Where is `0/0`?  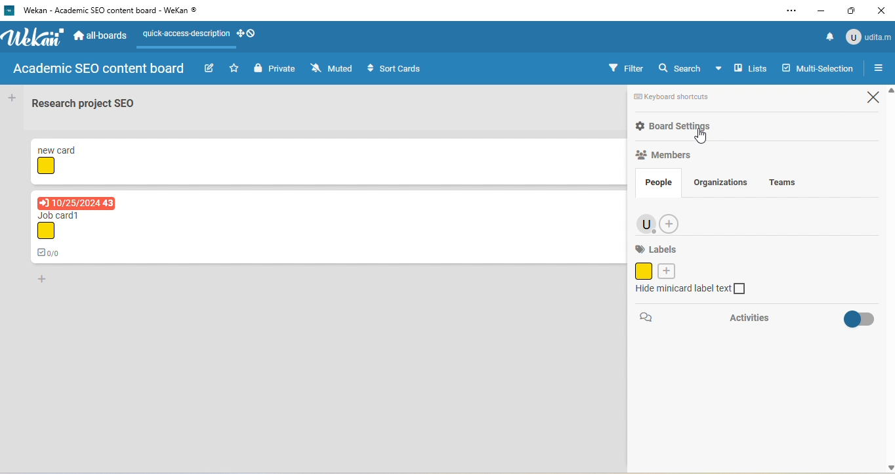
0/0 is located at coordinates (51, 252).